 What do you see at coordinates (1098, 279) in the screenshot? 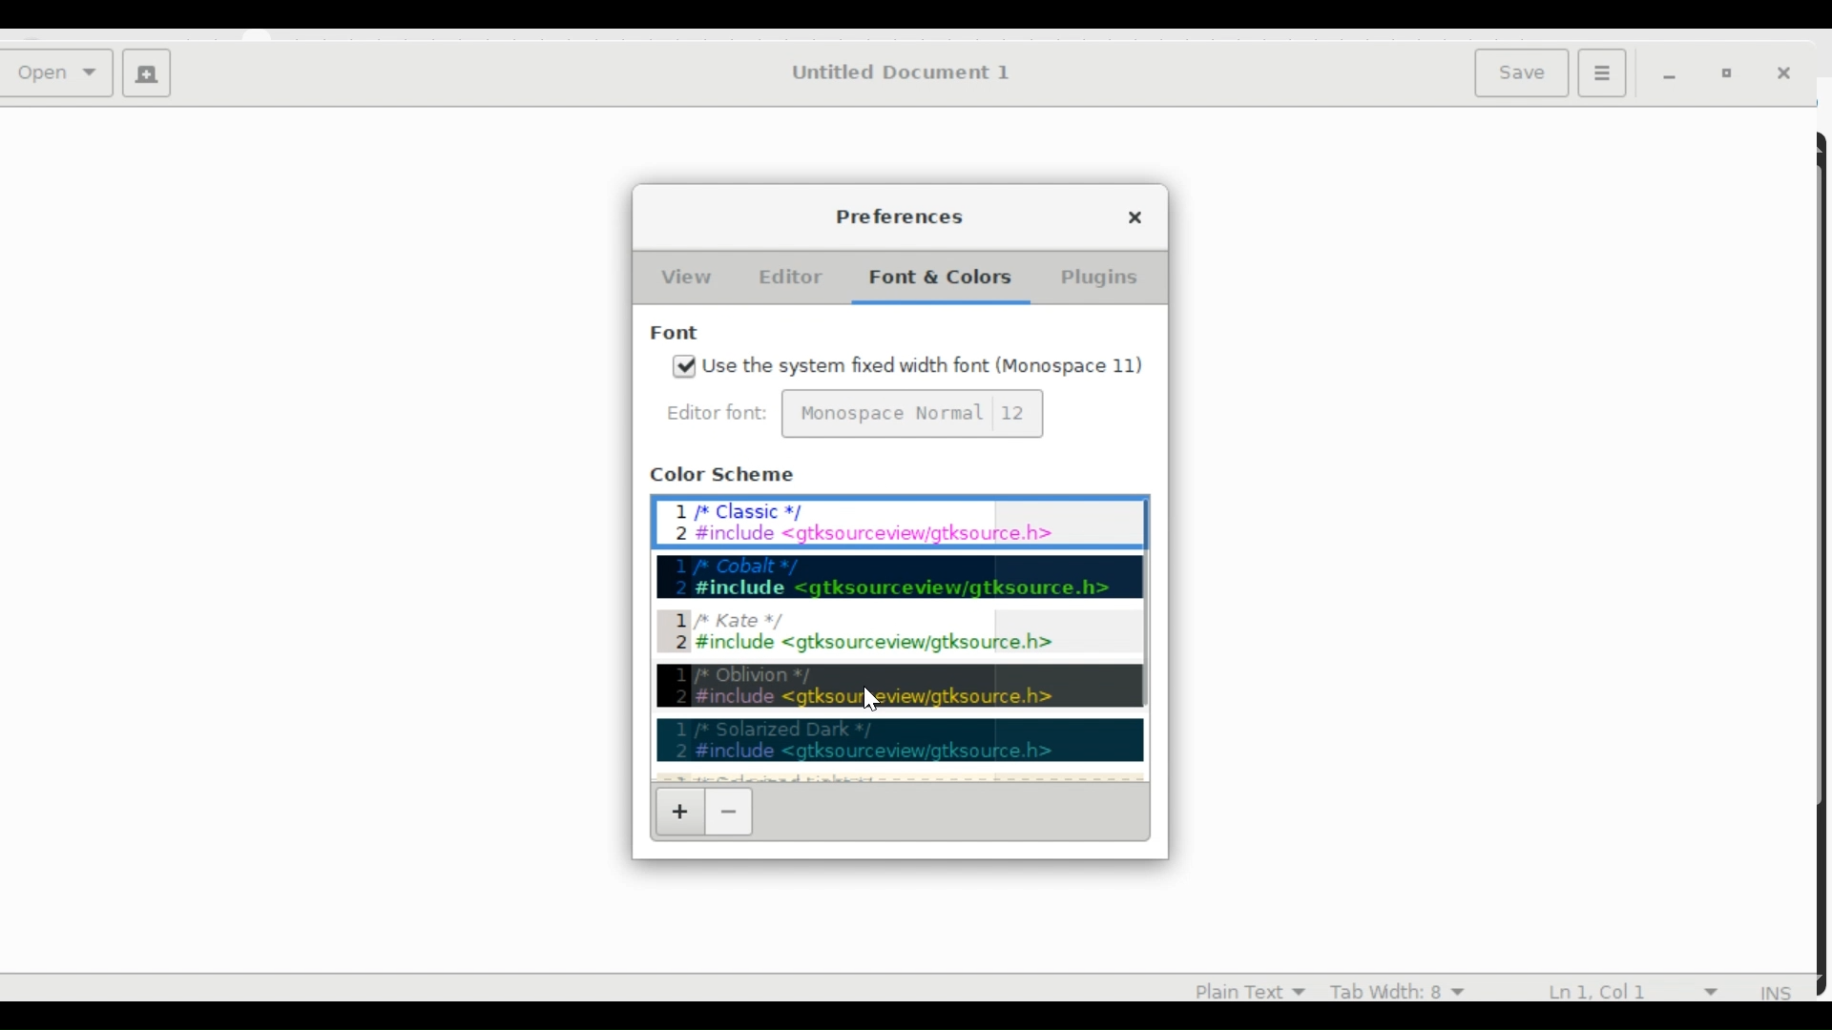
I see `Plugins` at bounding box center [1098, 279].